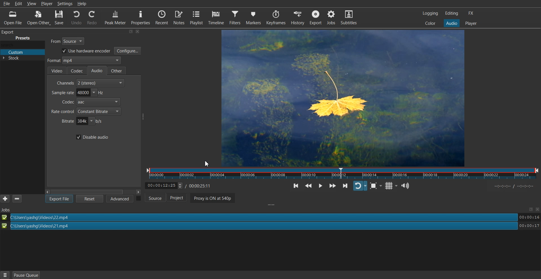  Describe the element at coordinates (295, 185) in the screenshot. I see `Skip to the previous point` at that location.